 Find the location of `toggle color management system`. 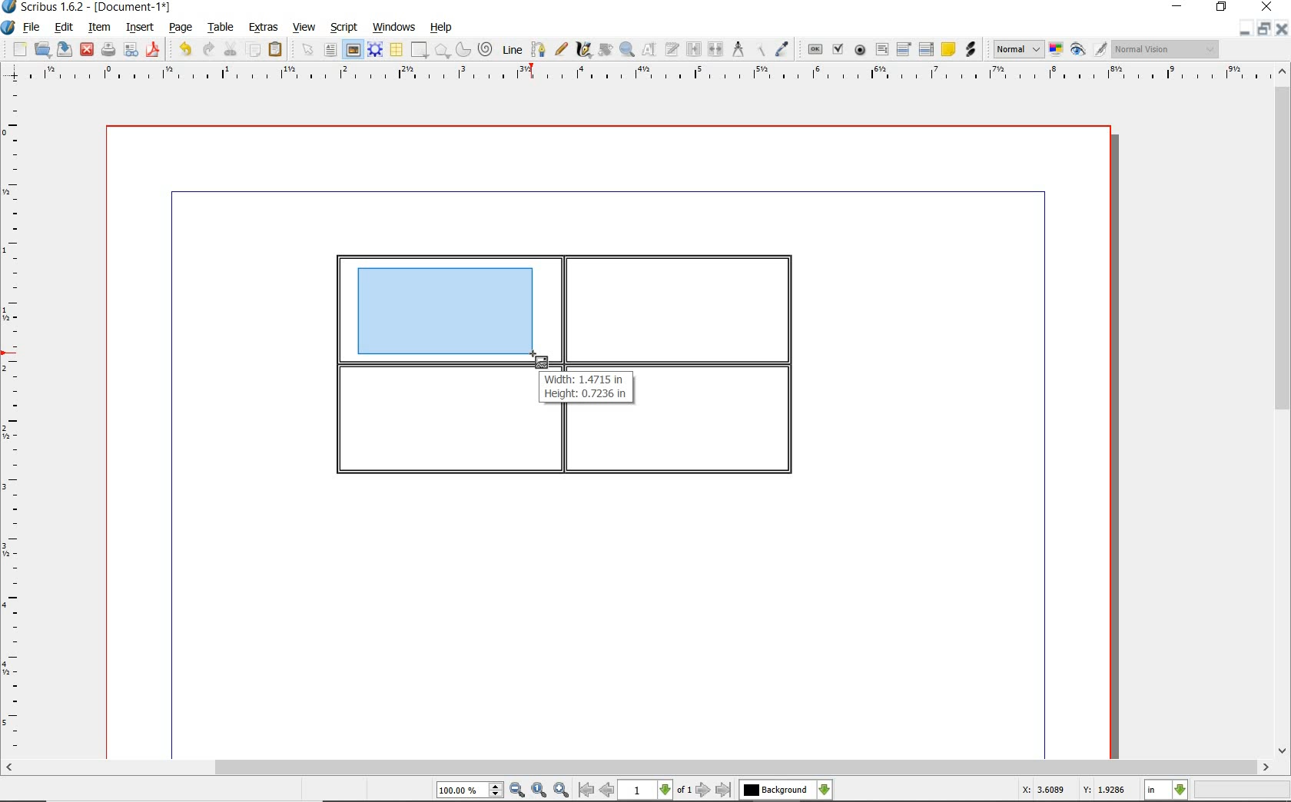

toggle color management system is located at coordinates (1057, 51).